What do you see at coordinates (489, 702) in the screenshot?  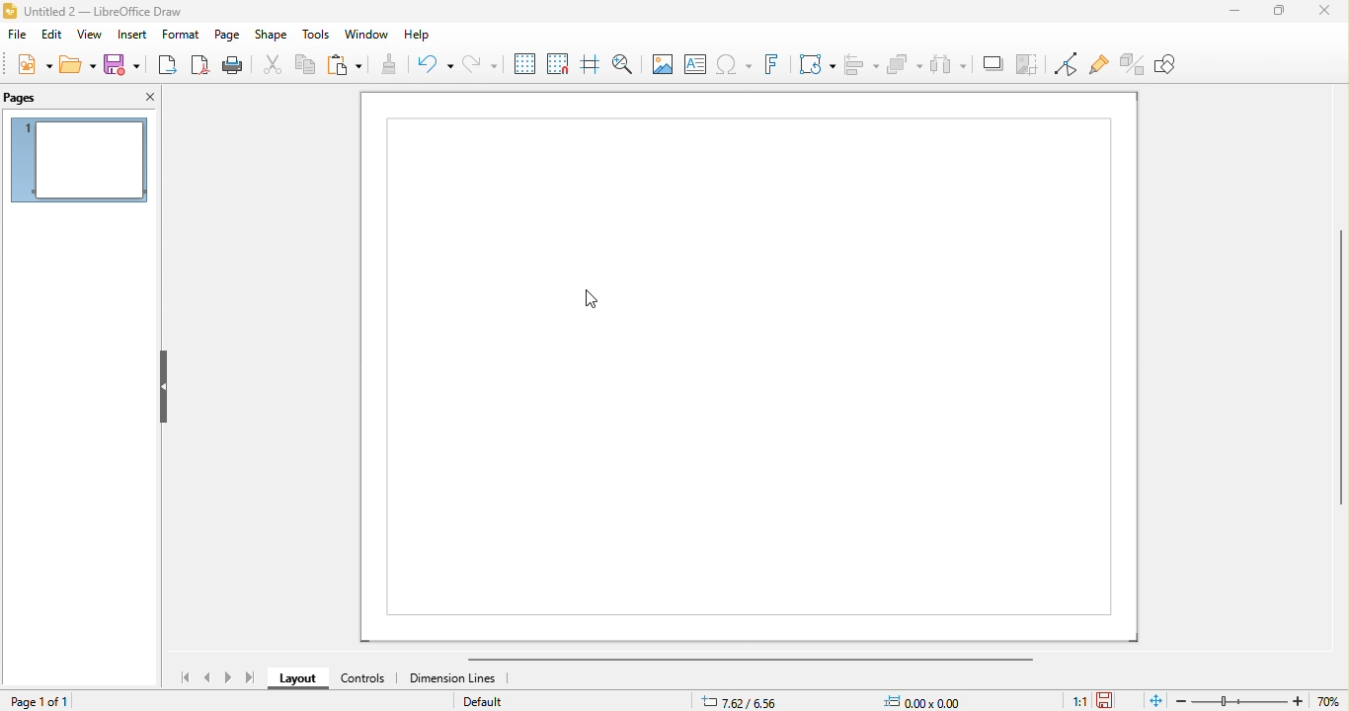 I see `default` at bounding box center [489, 702].